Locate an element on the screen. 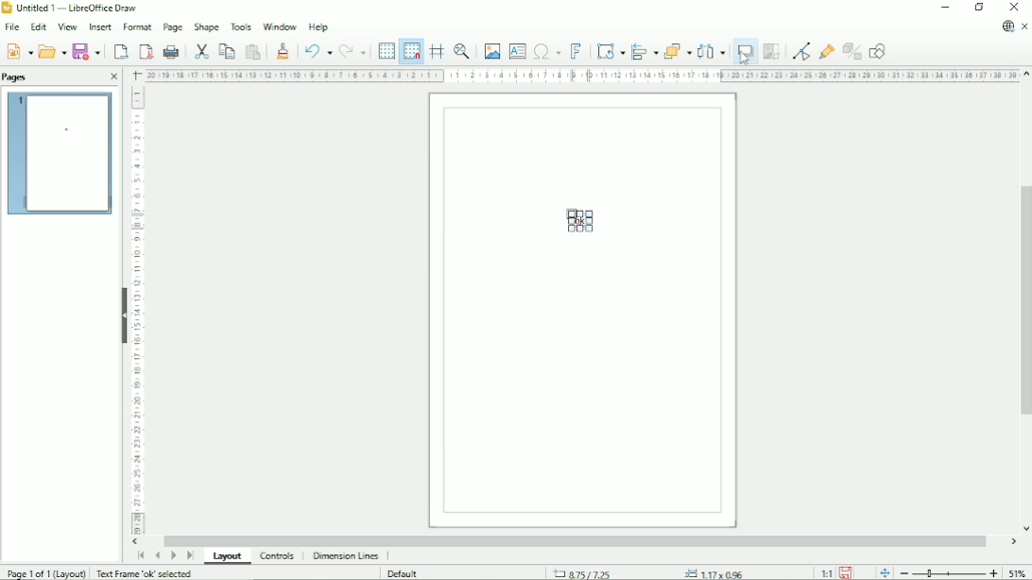  Horizontal scroll button is located at coordinates (1012, 541).